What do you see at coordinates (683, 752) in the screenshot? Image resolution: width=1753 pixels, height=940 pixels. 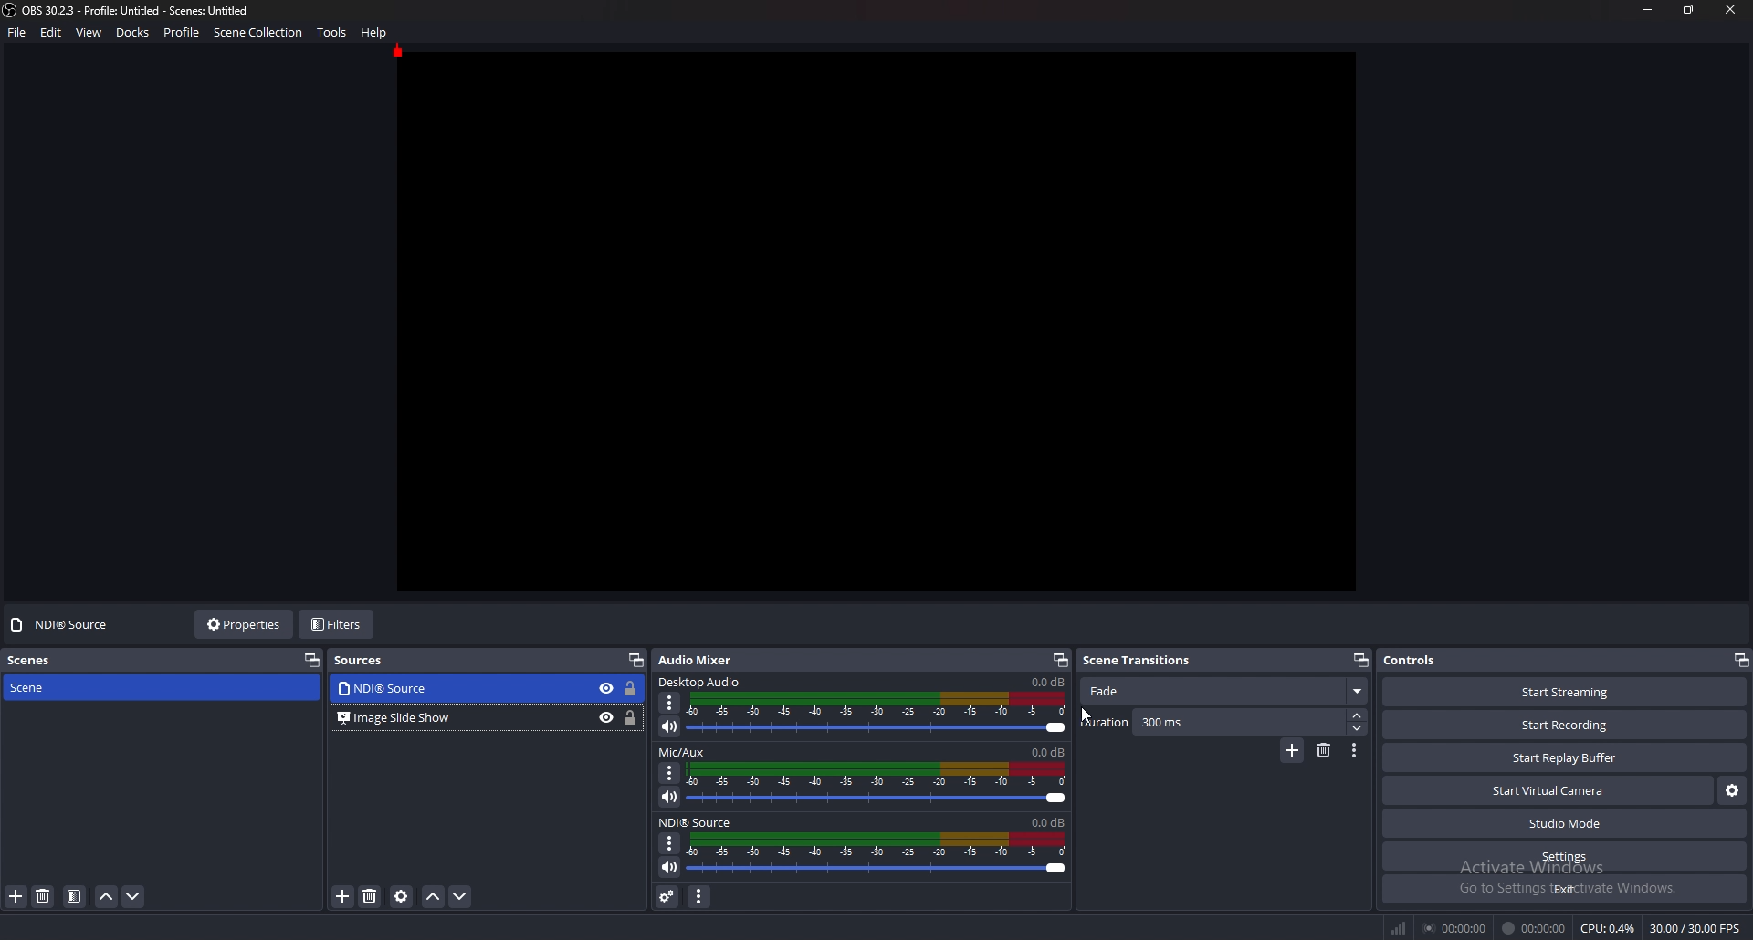 I see `mic/aux` at bounding box center [683, 752].